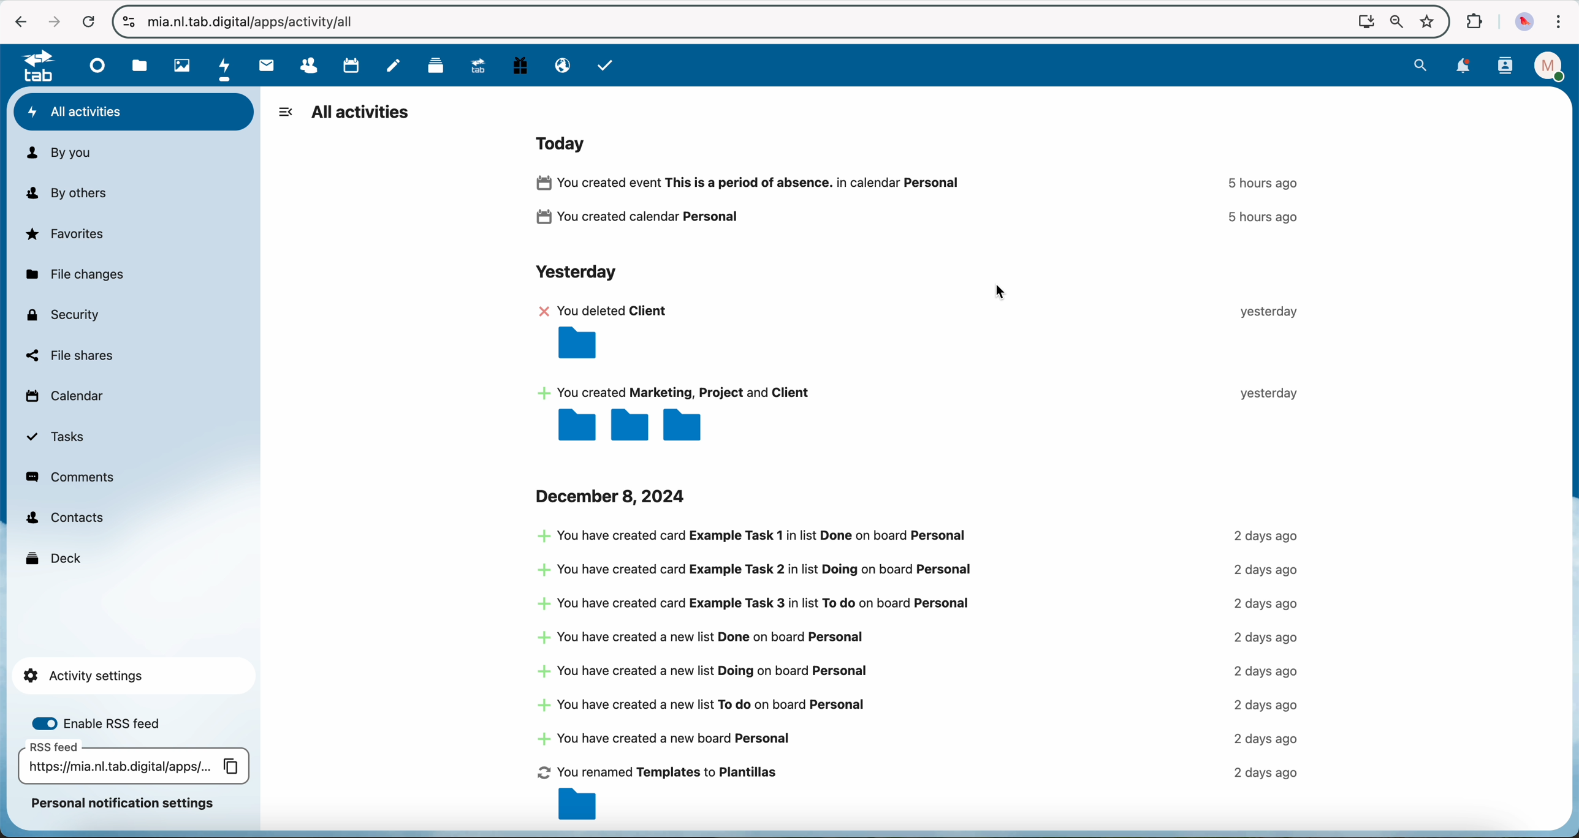 The width and height of the screenshot is (1579, 838). I want to click on upgrade, so click(475, 64).